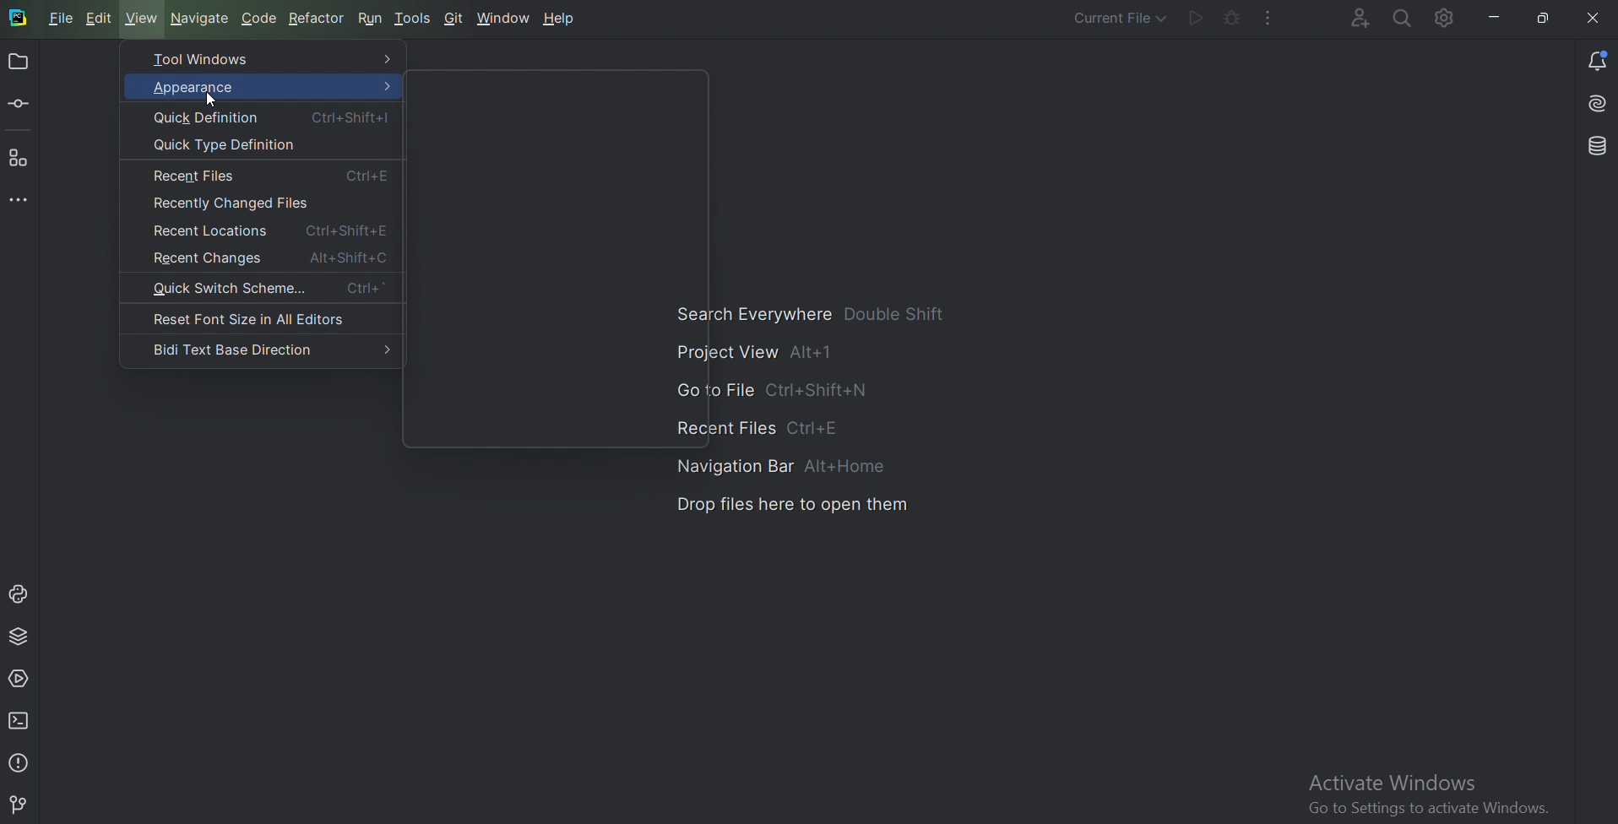 This screenshot has height=824, width=1618. Describe the element at coordinates (17, 19) in the screenshot. I see `Pycharm` at that location.